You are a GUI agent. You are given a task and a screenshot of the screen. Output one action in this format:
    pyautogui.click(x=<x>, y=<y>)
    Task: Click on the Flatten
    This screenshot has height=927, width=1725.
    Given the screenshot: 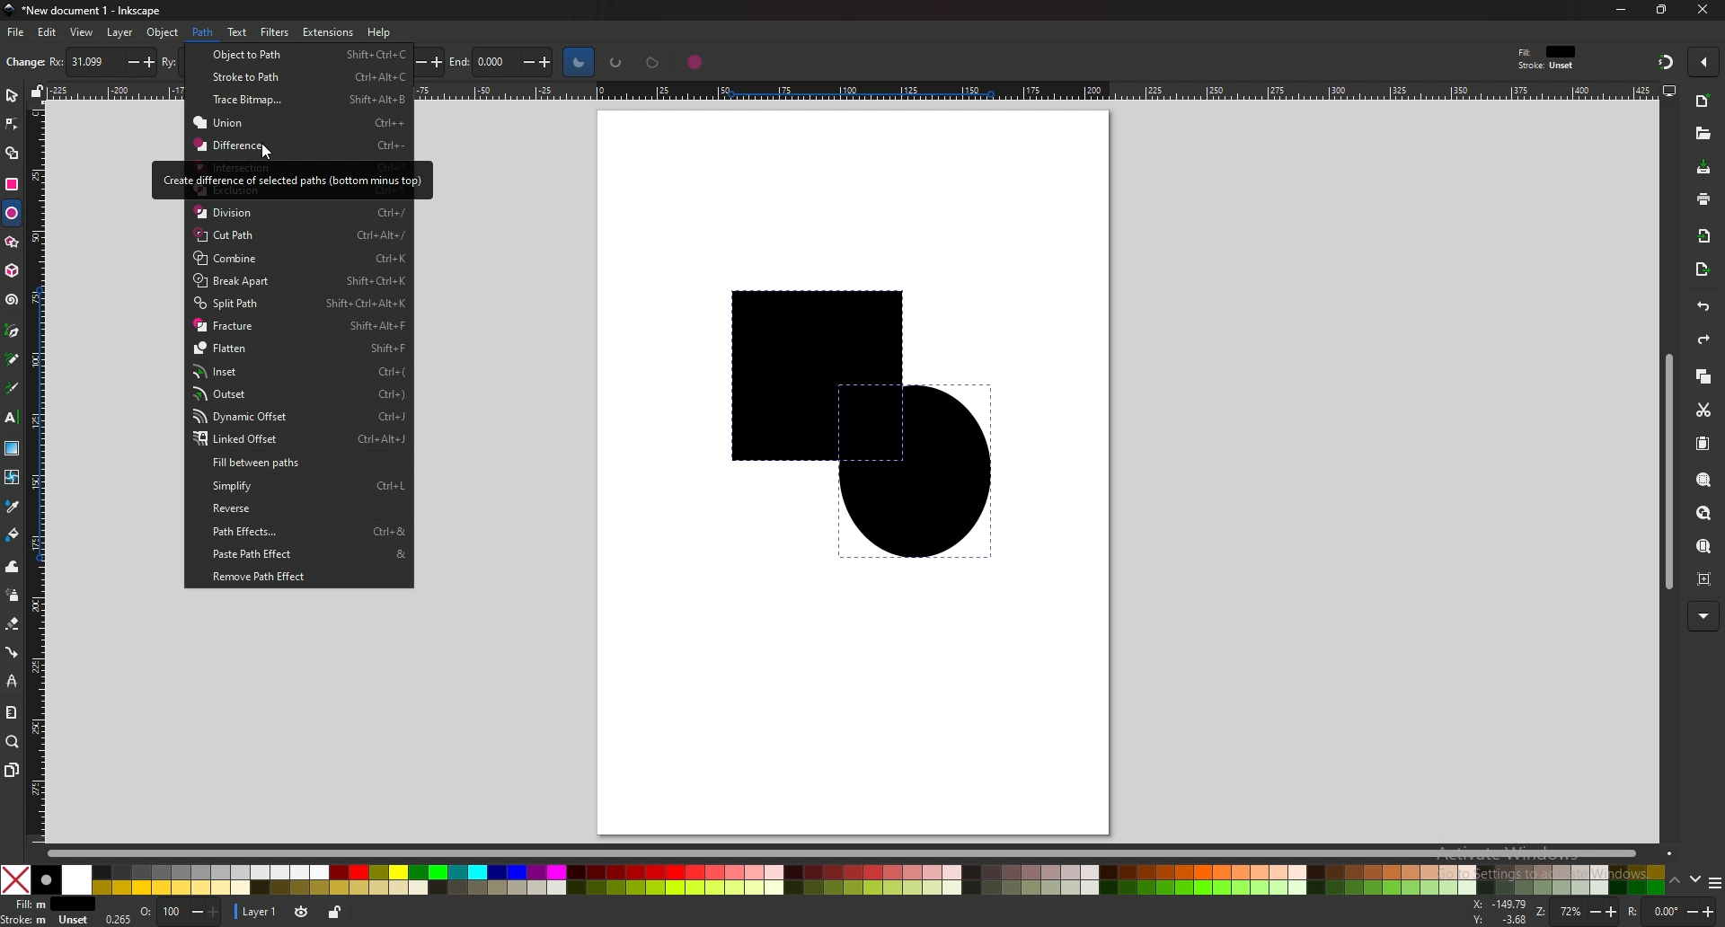 What is the action you would take?
    pyautogui.click(x=297, y=348)
    